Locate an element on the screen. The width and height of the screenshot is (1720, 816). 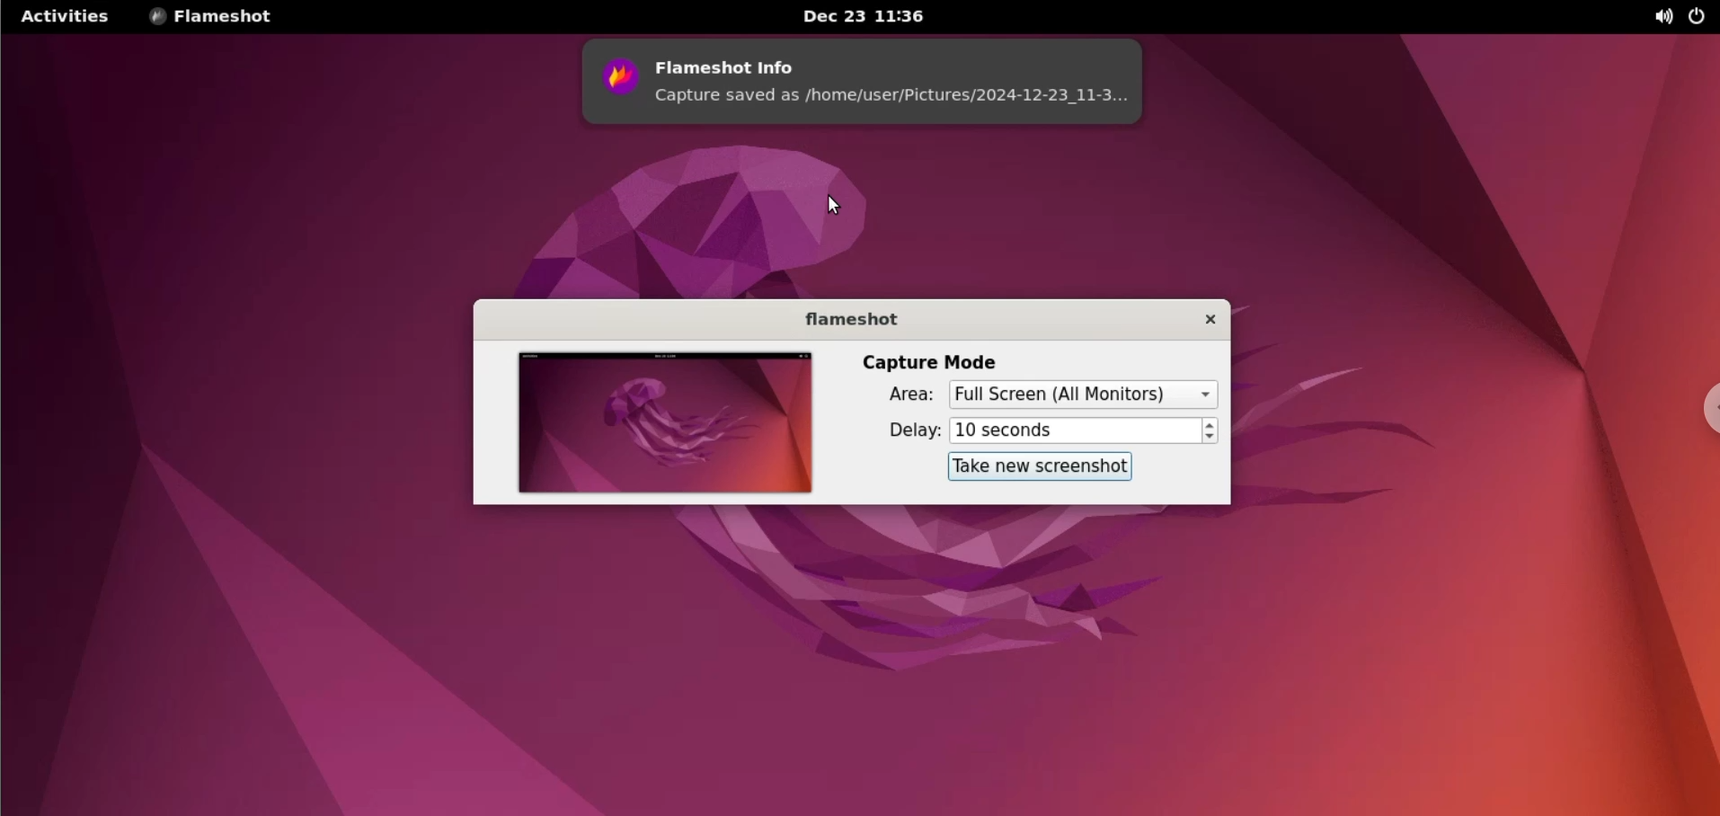
increment or decrement delay is located at coordinates (1211, 432).